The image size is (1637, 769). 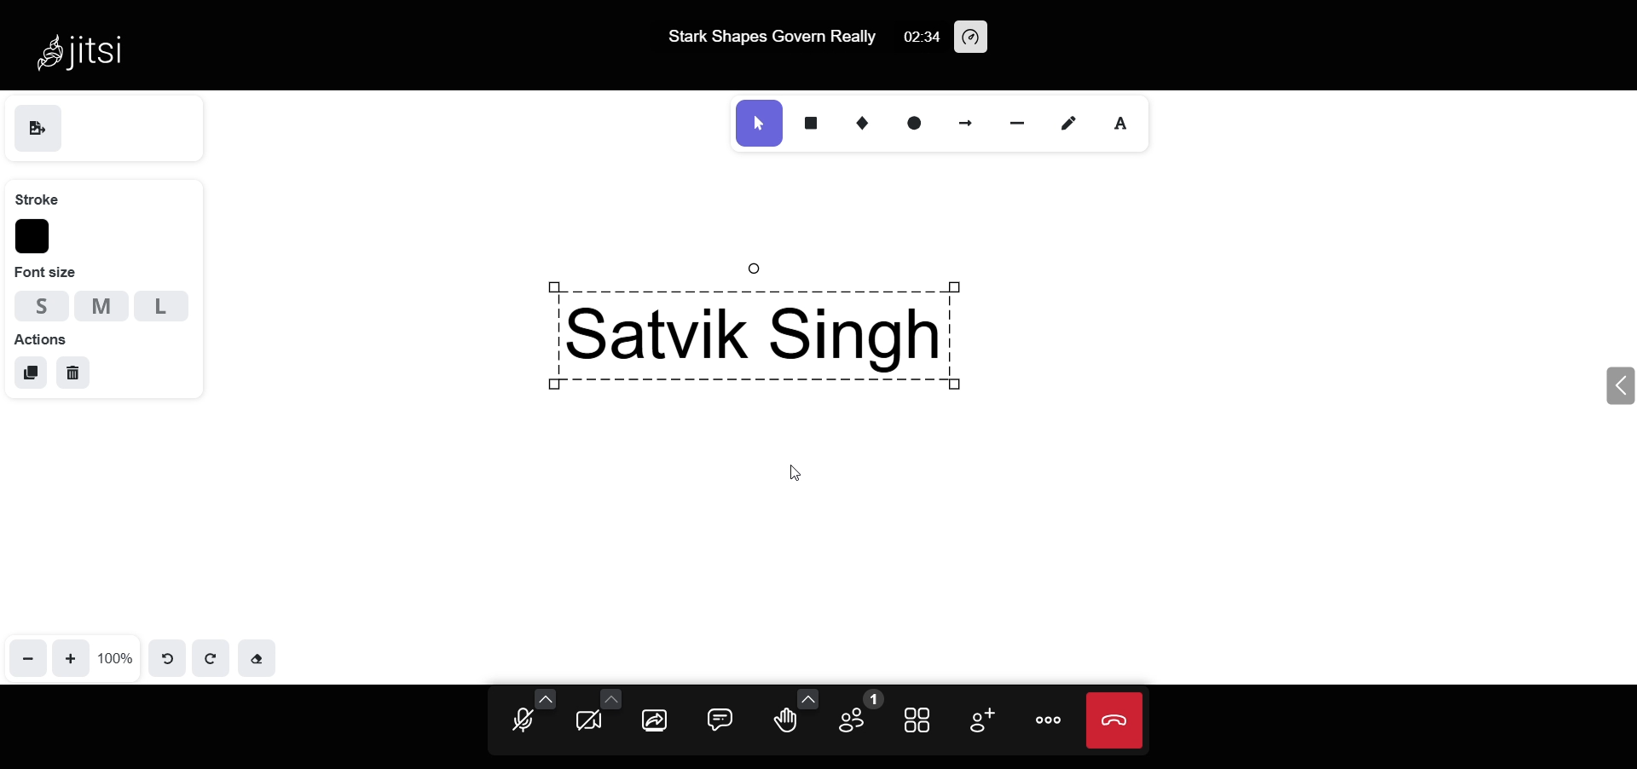 I want to click on select, so click(x=758, y=124).